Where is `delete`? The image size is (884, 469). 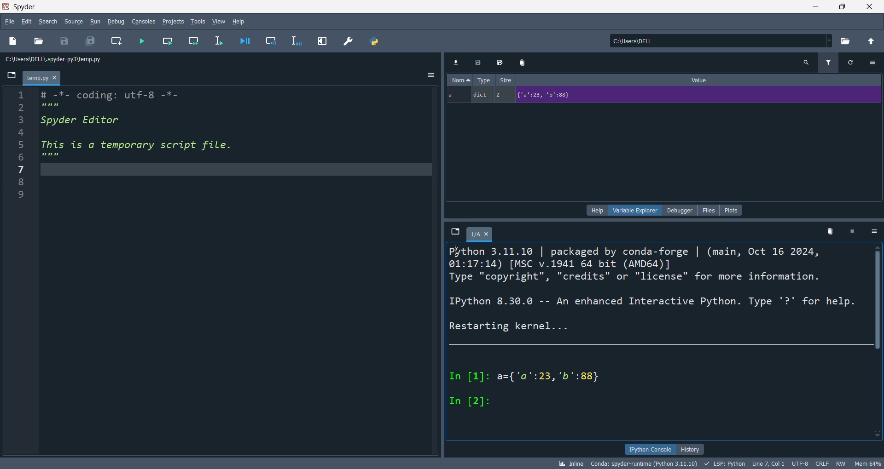
delete is located at coordinates (524, 61).